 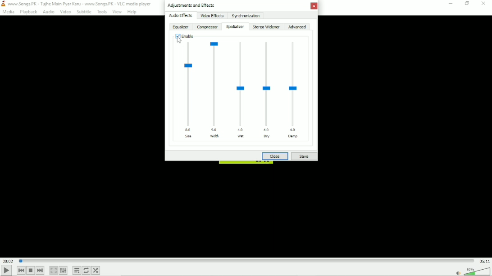 What do you see at coordinates (235, 27) in the screenshot?
I see `Spatializer` at bounding box center [235, 27].